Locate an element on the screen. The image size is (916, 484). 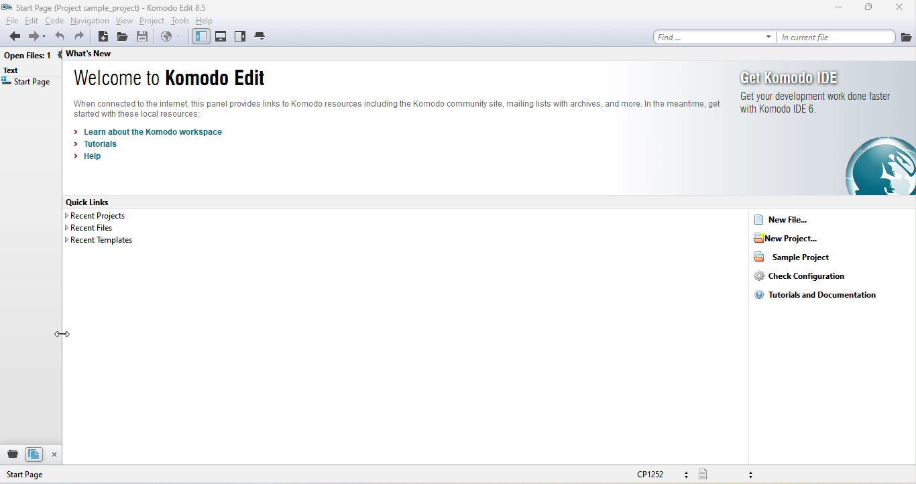
help is located at coordinates (93, 158).